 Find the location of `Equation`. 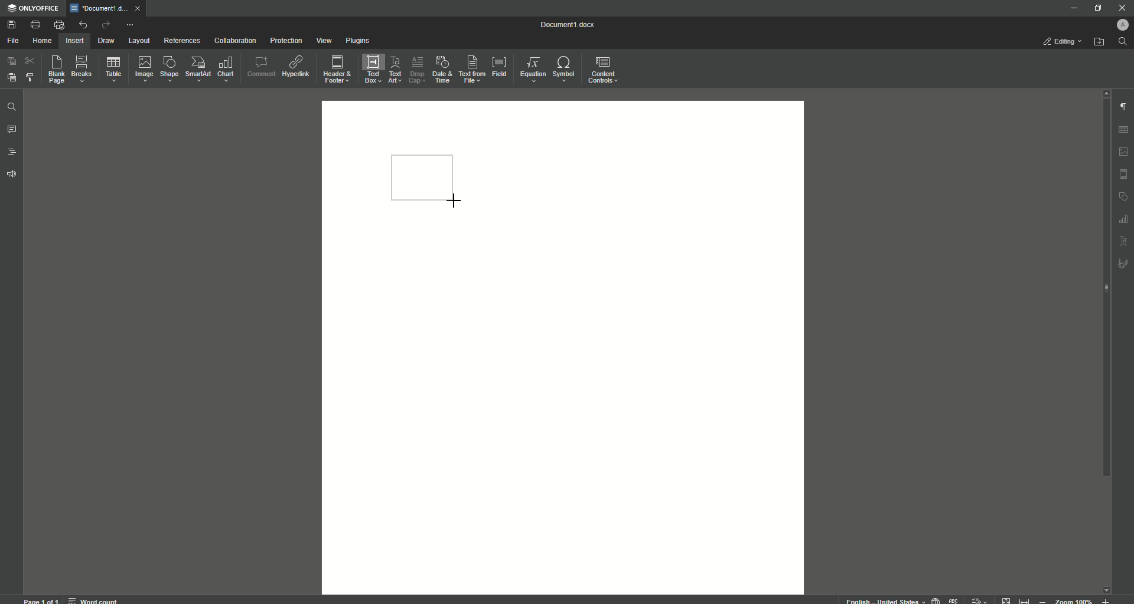

Equation is located at coordinates (530, 68).